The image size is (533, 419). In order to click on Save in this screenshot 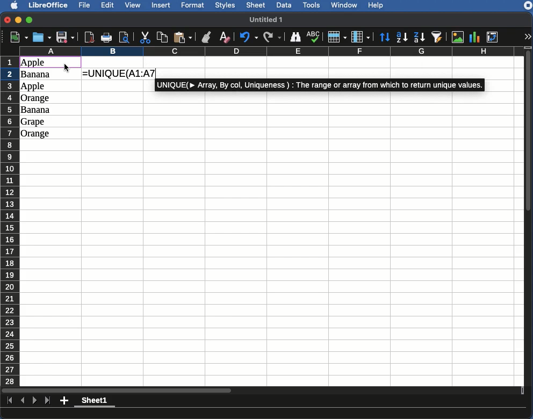, I will do `click(65, 37)`.